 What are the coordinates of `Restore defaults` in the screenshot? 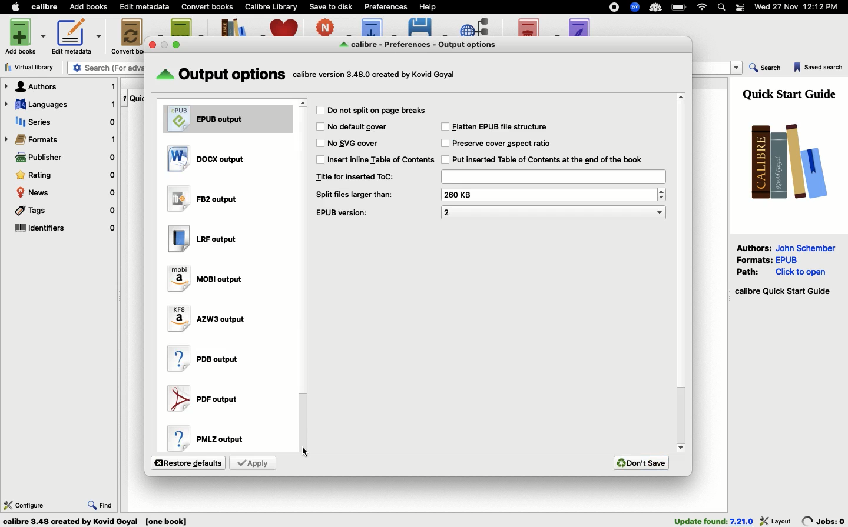 It's located at (188, 463).